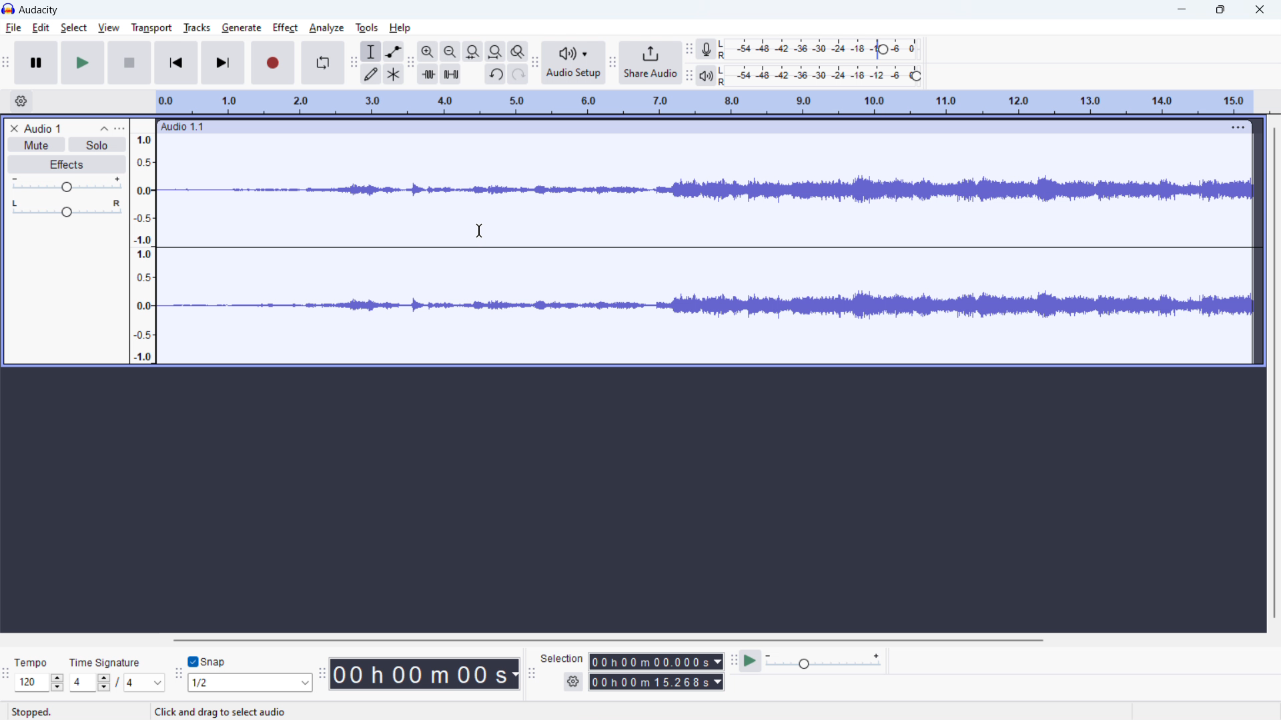 The image size is (1281, 720). Describe the element at coordinates (709, 302) in the screenshot. I see `soundtrack` at that location.